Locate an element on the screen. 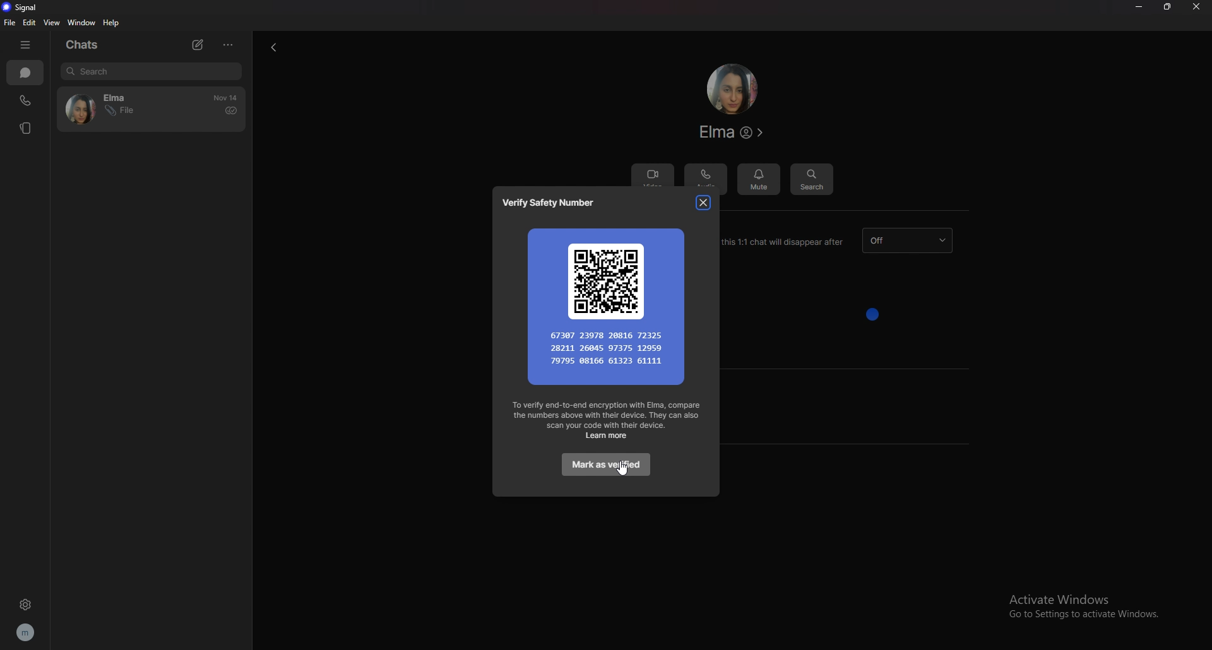 This screenshot has height=650, width=1212. call is located at coordinates (25, 102).